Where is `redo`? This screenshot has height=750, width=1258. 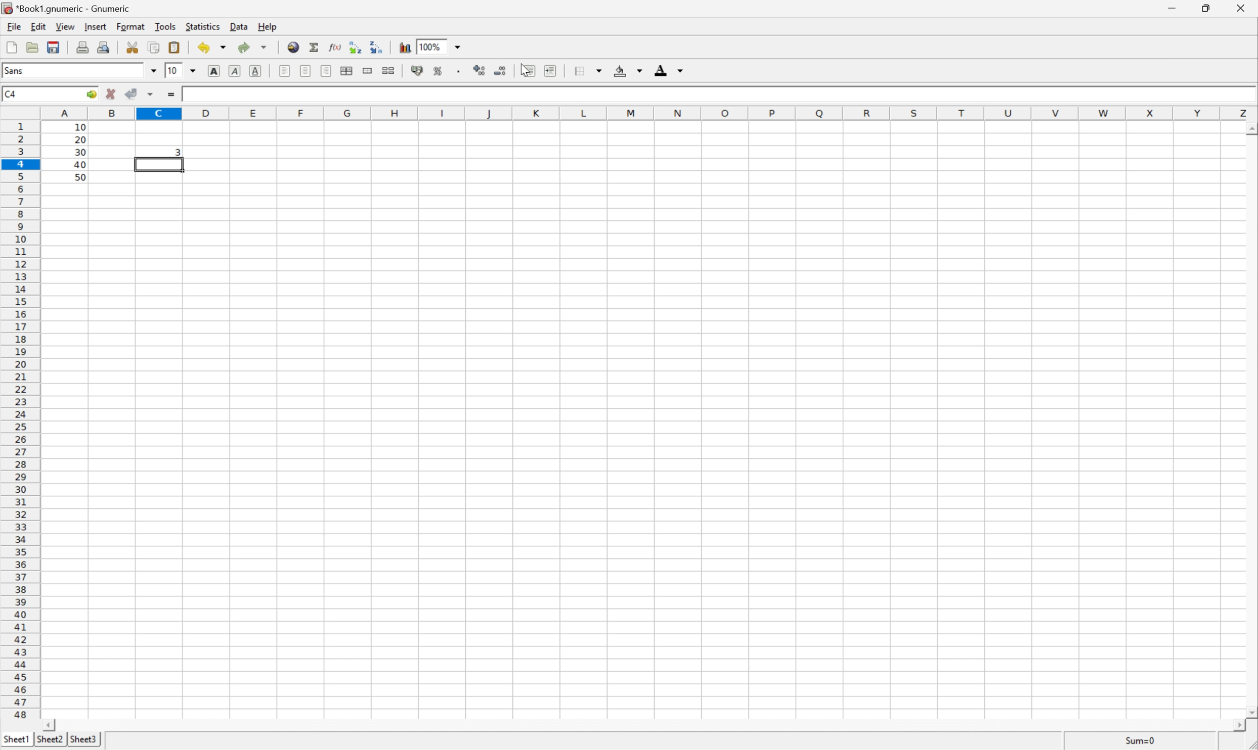 redo is located at coordinates (244, 48).